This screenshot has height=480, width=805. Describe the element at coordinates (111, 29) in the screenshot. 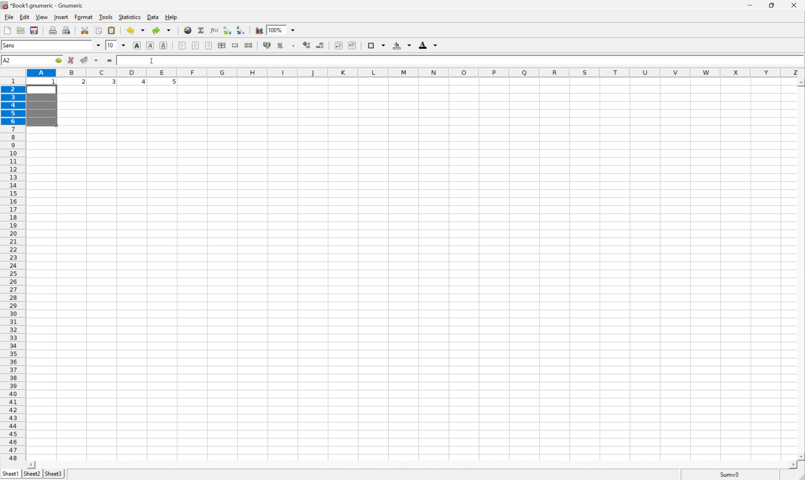

I see `paste` at that location.